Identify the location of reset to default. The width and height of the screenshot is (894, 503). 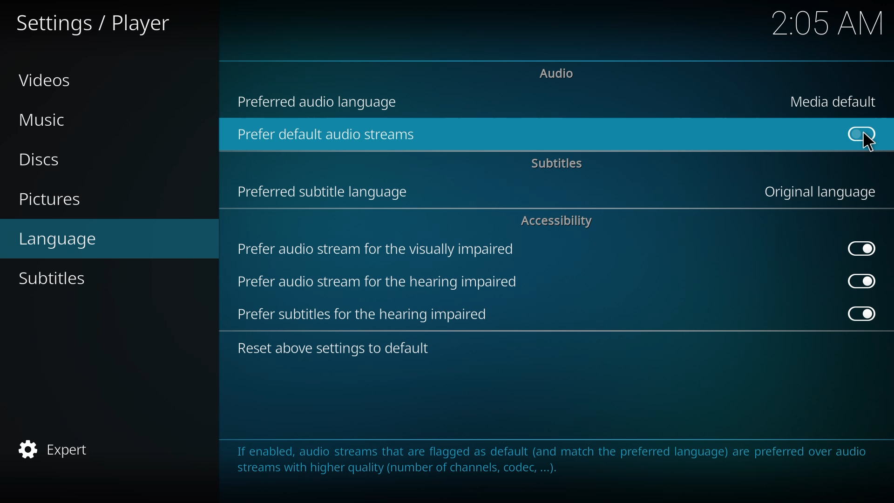
(338, 347).